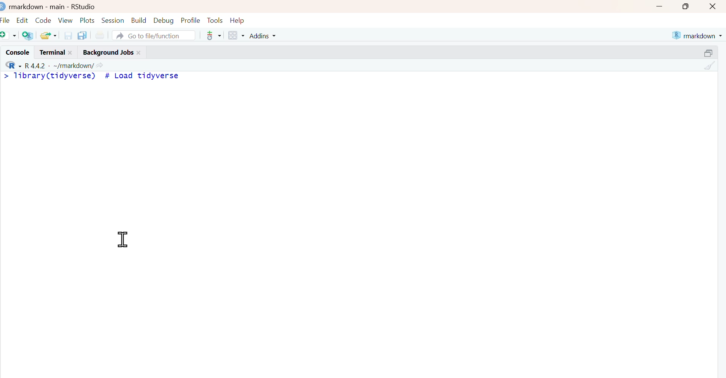 This screenshot has width=726, height=378. I want to click on RStudio, so click(84, 6).